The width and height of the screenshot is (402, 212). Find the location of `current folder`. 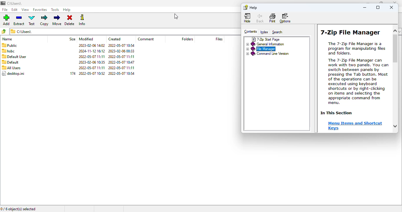

current folder is located at coordinates (124, 32).